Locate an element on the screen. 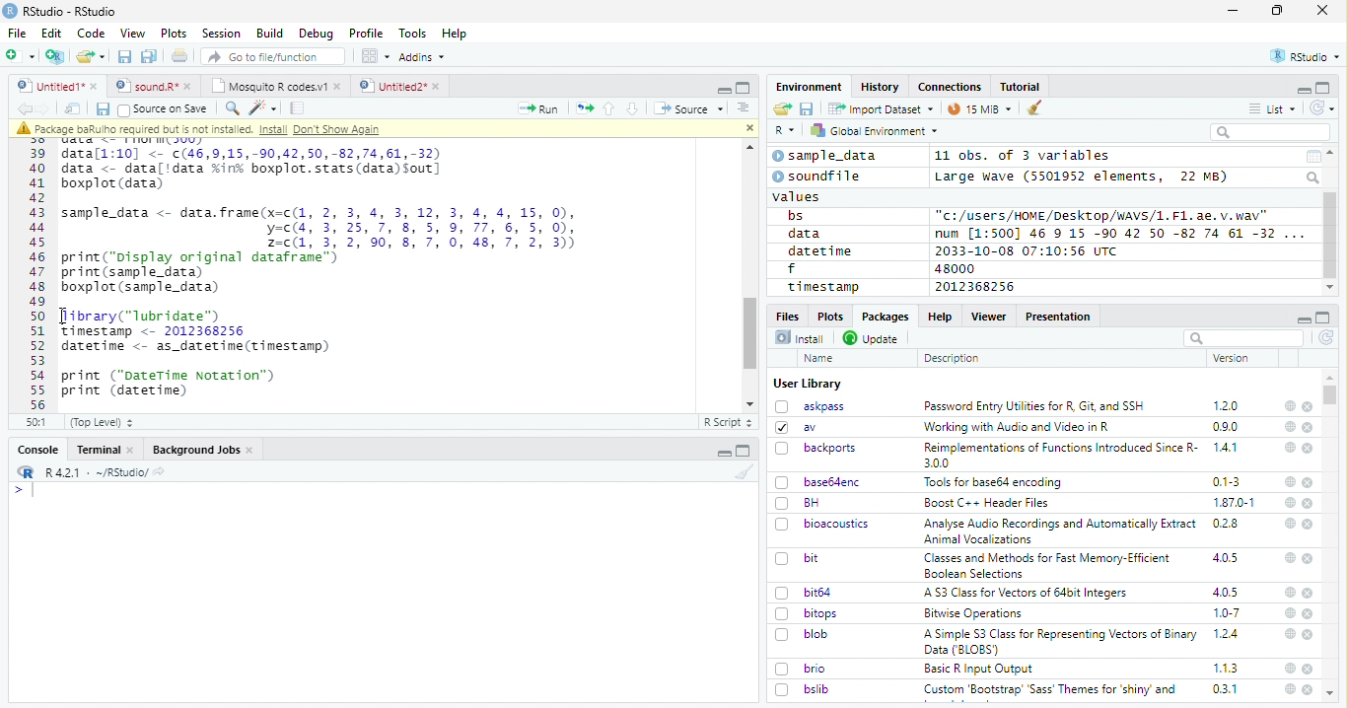 This screenshot has height=708, width=1347. full screen is located at coordinates (1323, 88).